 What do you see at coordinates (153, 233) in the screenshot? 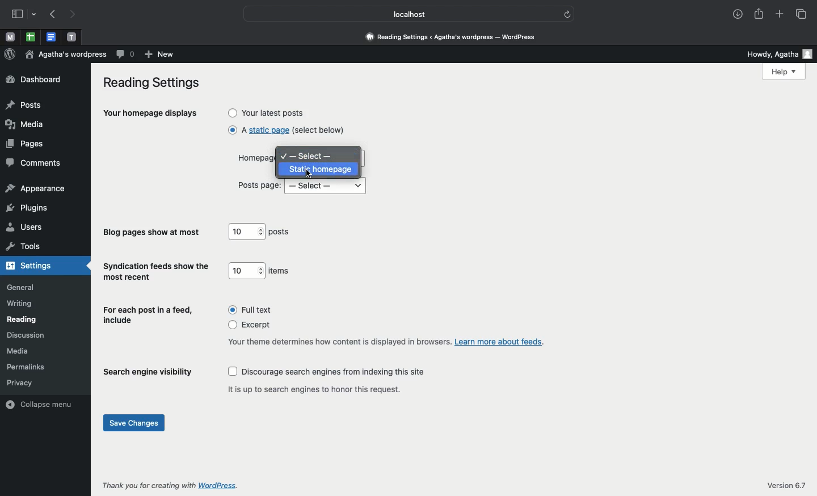
I see `Blog pages show at most` at bounding box center [153, 233].